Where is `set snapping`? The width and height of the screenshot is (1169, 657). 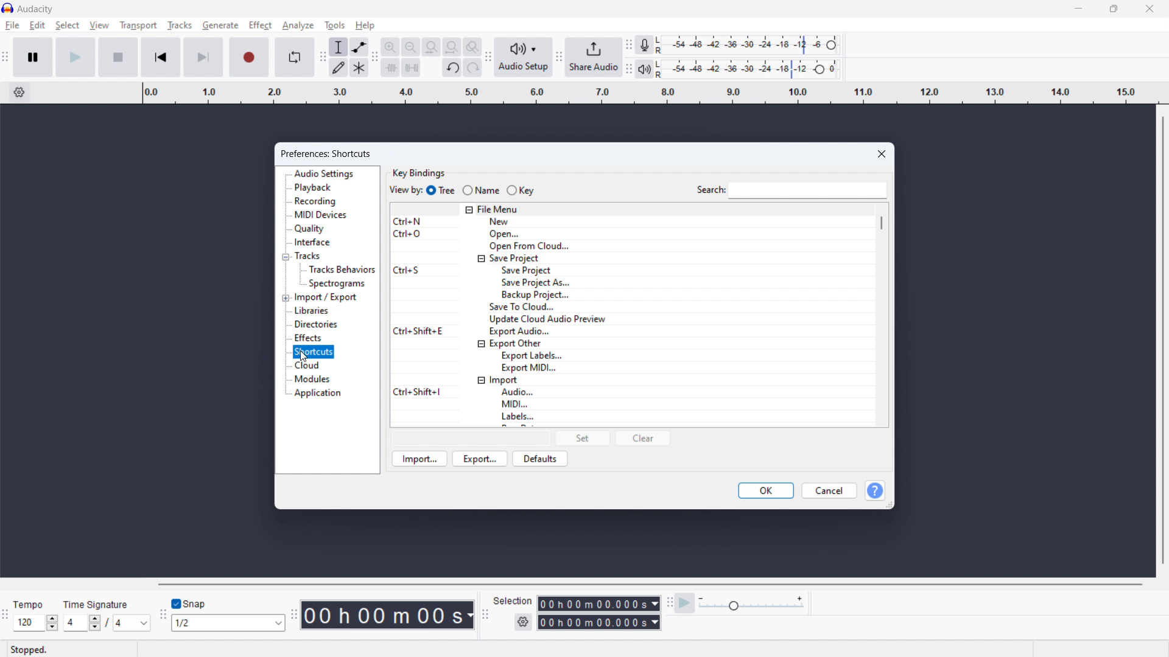
set snapping is located at coordinates (228, 622).